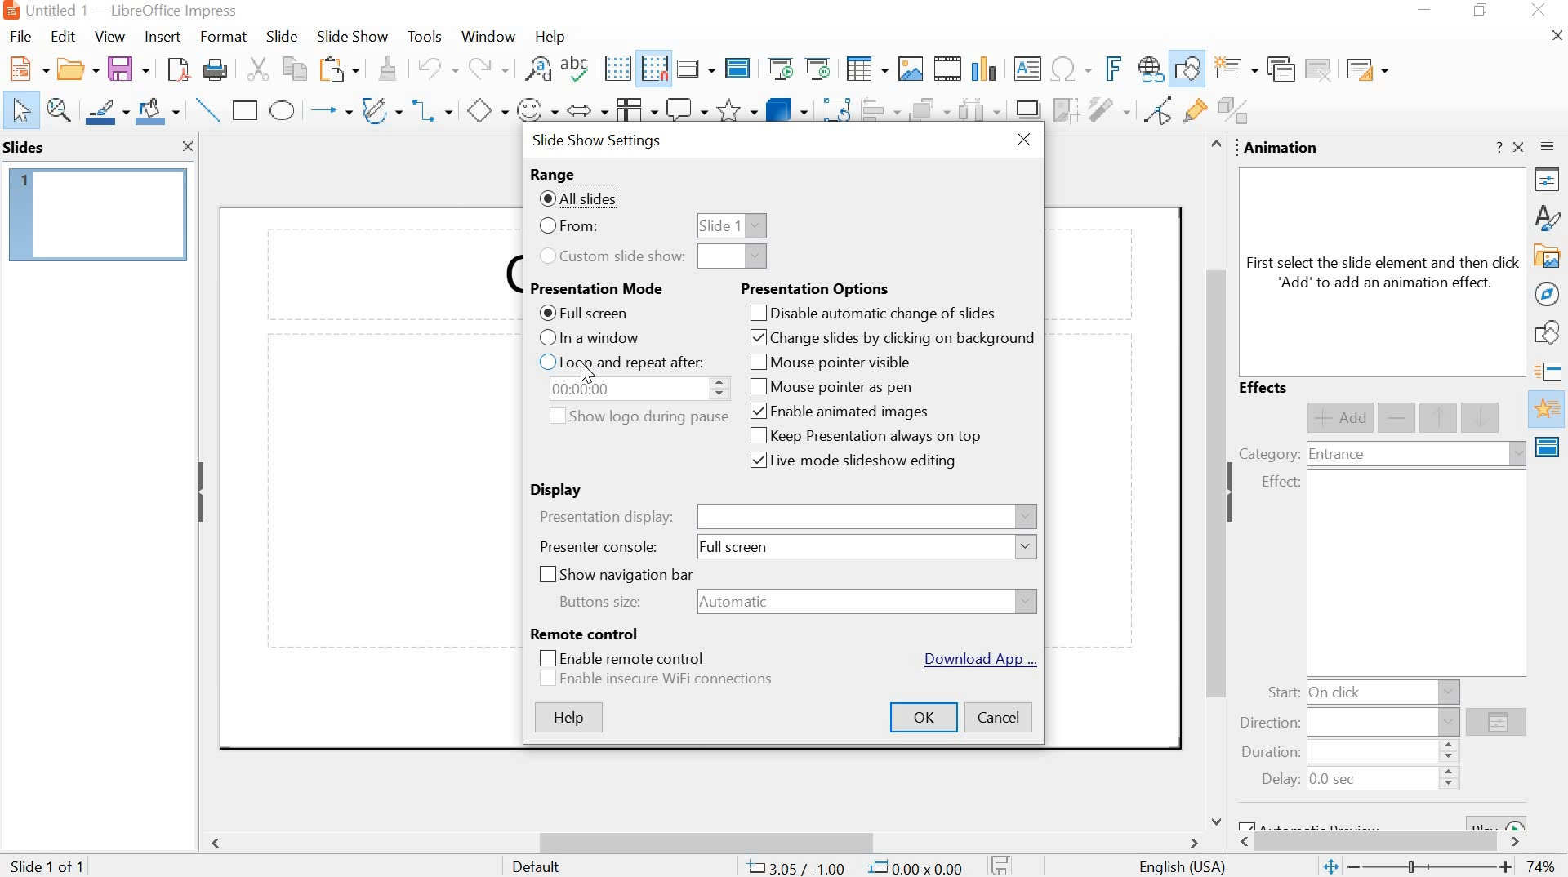 The height and width of the screenshot is (877, 1568). I want to click on connector, so click(433, 112).